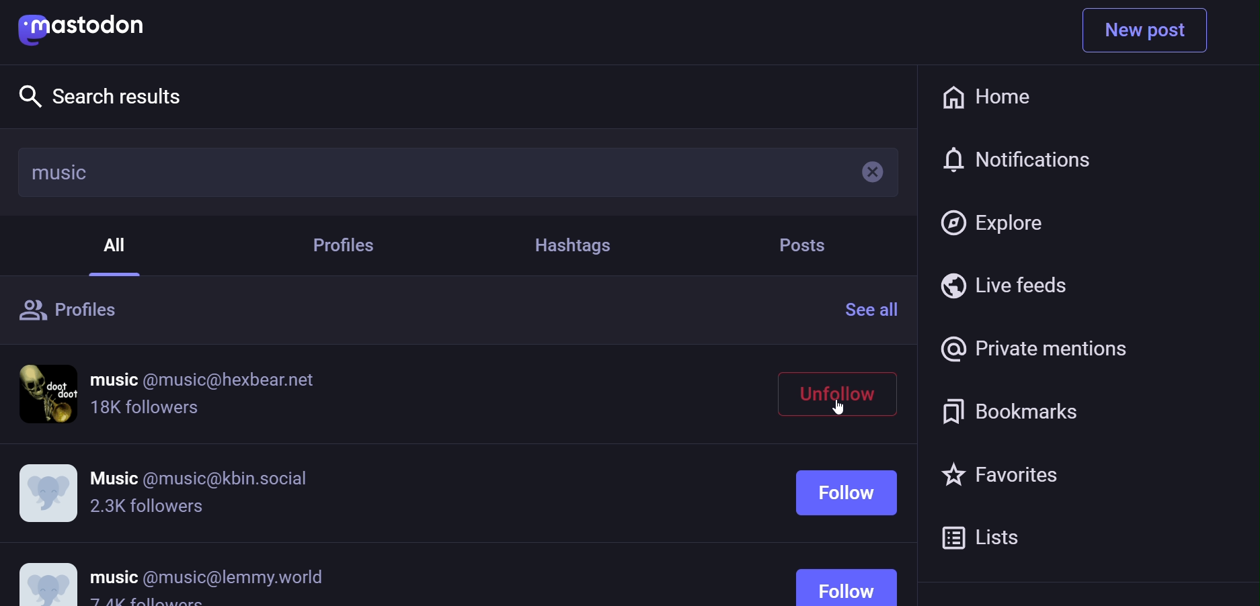 Image resolution: width=1260 pixels, height=606 pixels. Describe the element at coordinates (994, 476) in the screenshot. I see `favorite` at that location.